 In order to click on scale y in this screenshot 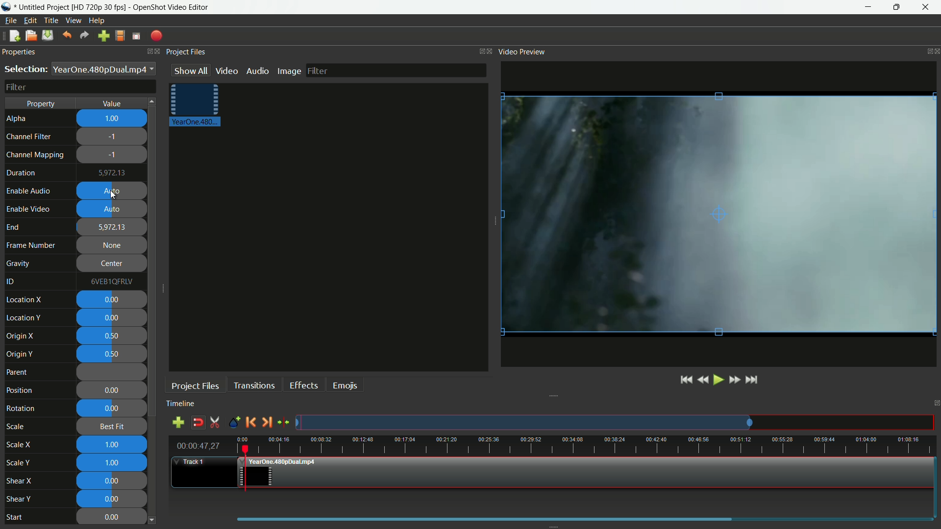, I will do `click(20, 463)`.